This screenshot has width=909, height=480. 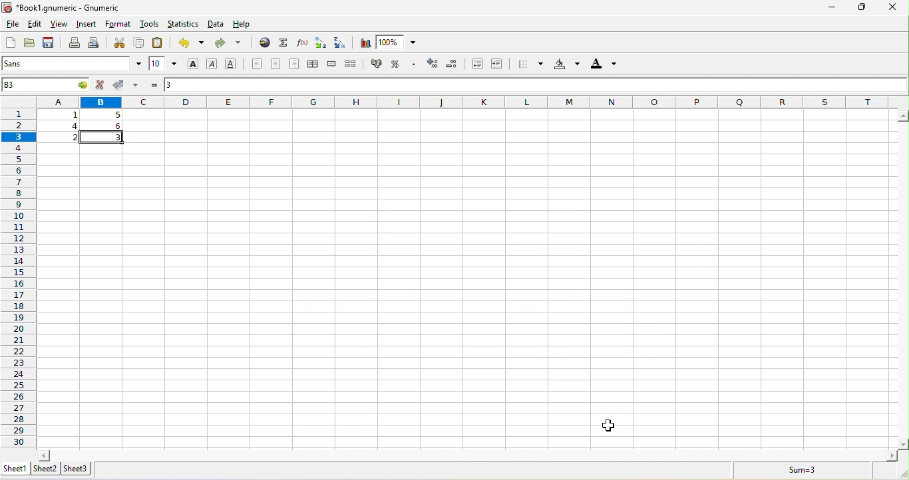 I want to click on b3, so click(x=44, y=84).